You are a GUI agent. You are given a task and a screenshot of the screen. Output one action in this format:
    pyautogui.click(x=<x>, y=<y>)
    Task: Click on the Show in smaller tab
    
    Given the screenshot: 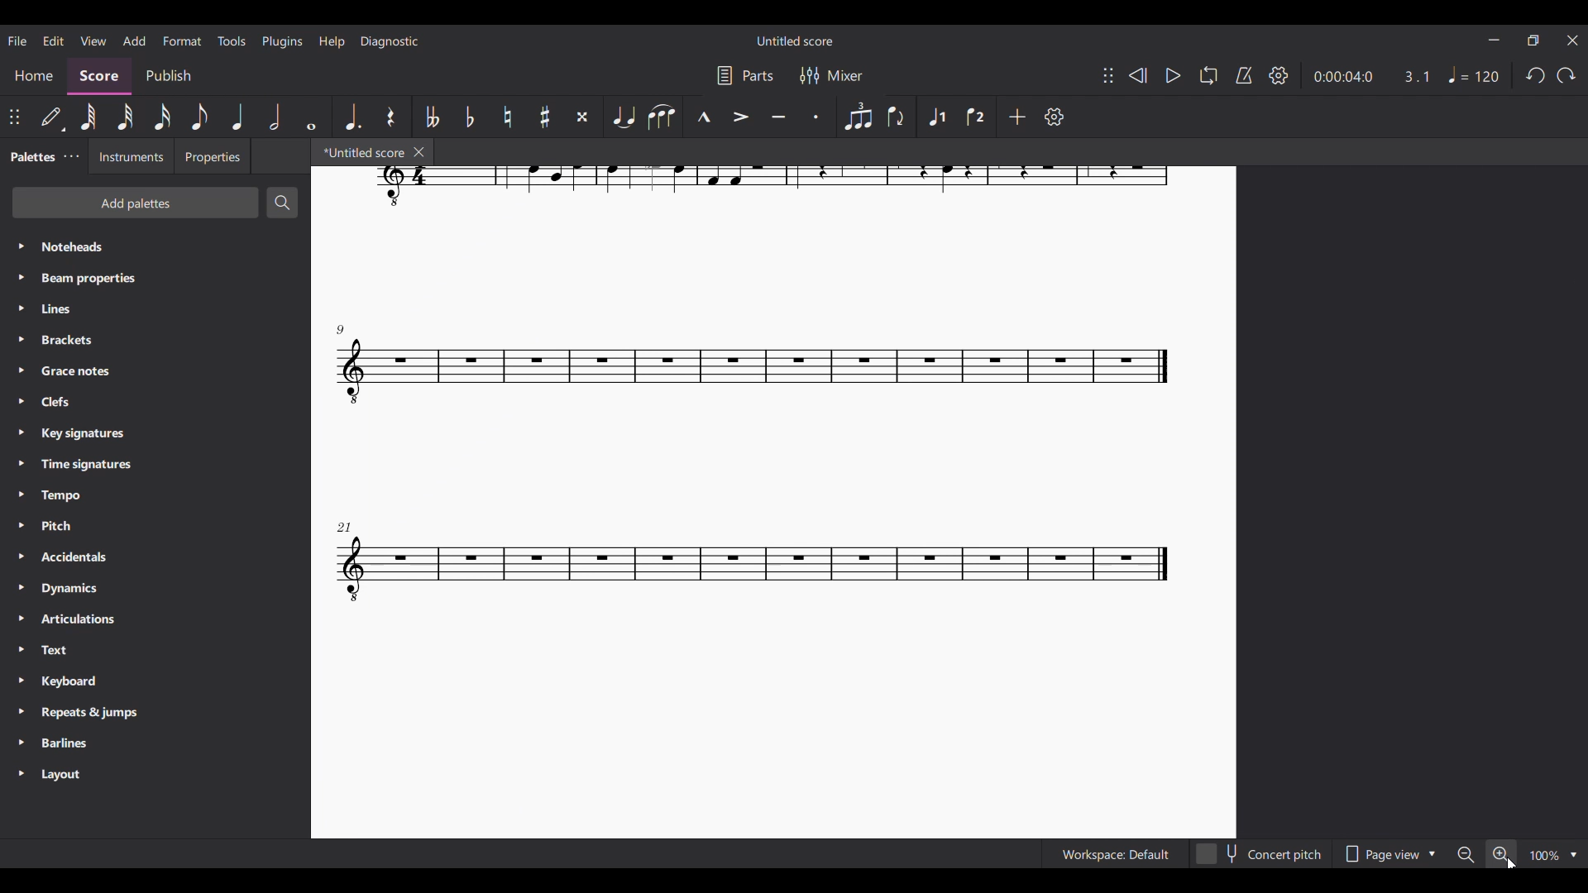 What is the action you would take?
    pyautogui.click(x=1533, y=41)
    